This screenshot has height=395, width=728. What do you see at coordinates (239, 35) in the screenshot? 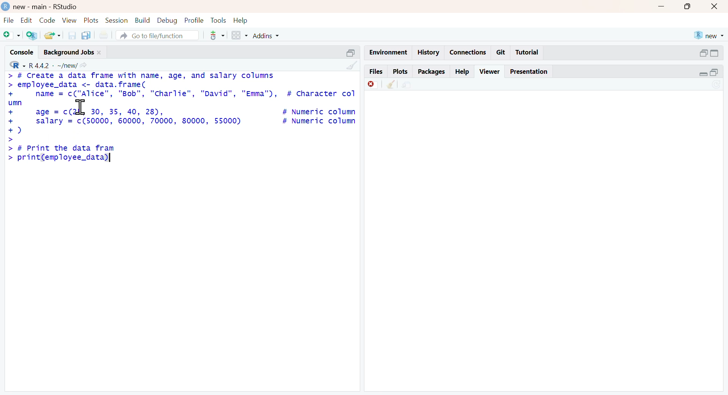
I see `workspace panes` at bounding box center [239, 35].